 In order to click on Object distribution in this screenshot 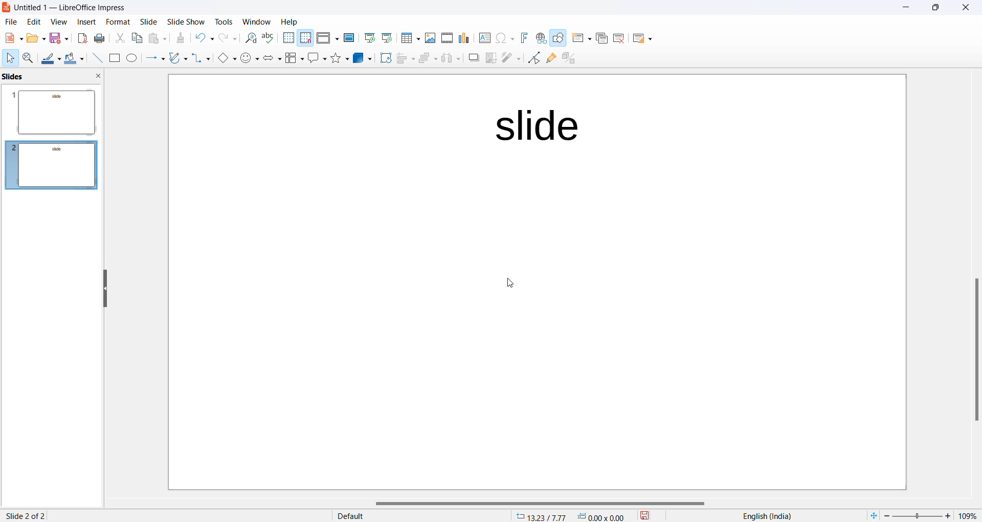, I will do `click(449, 58)`.